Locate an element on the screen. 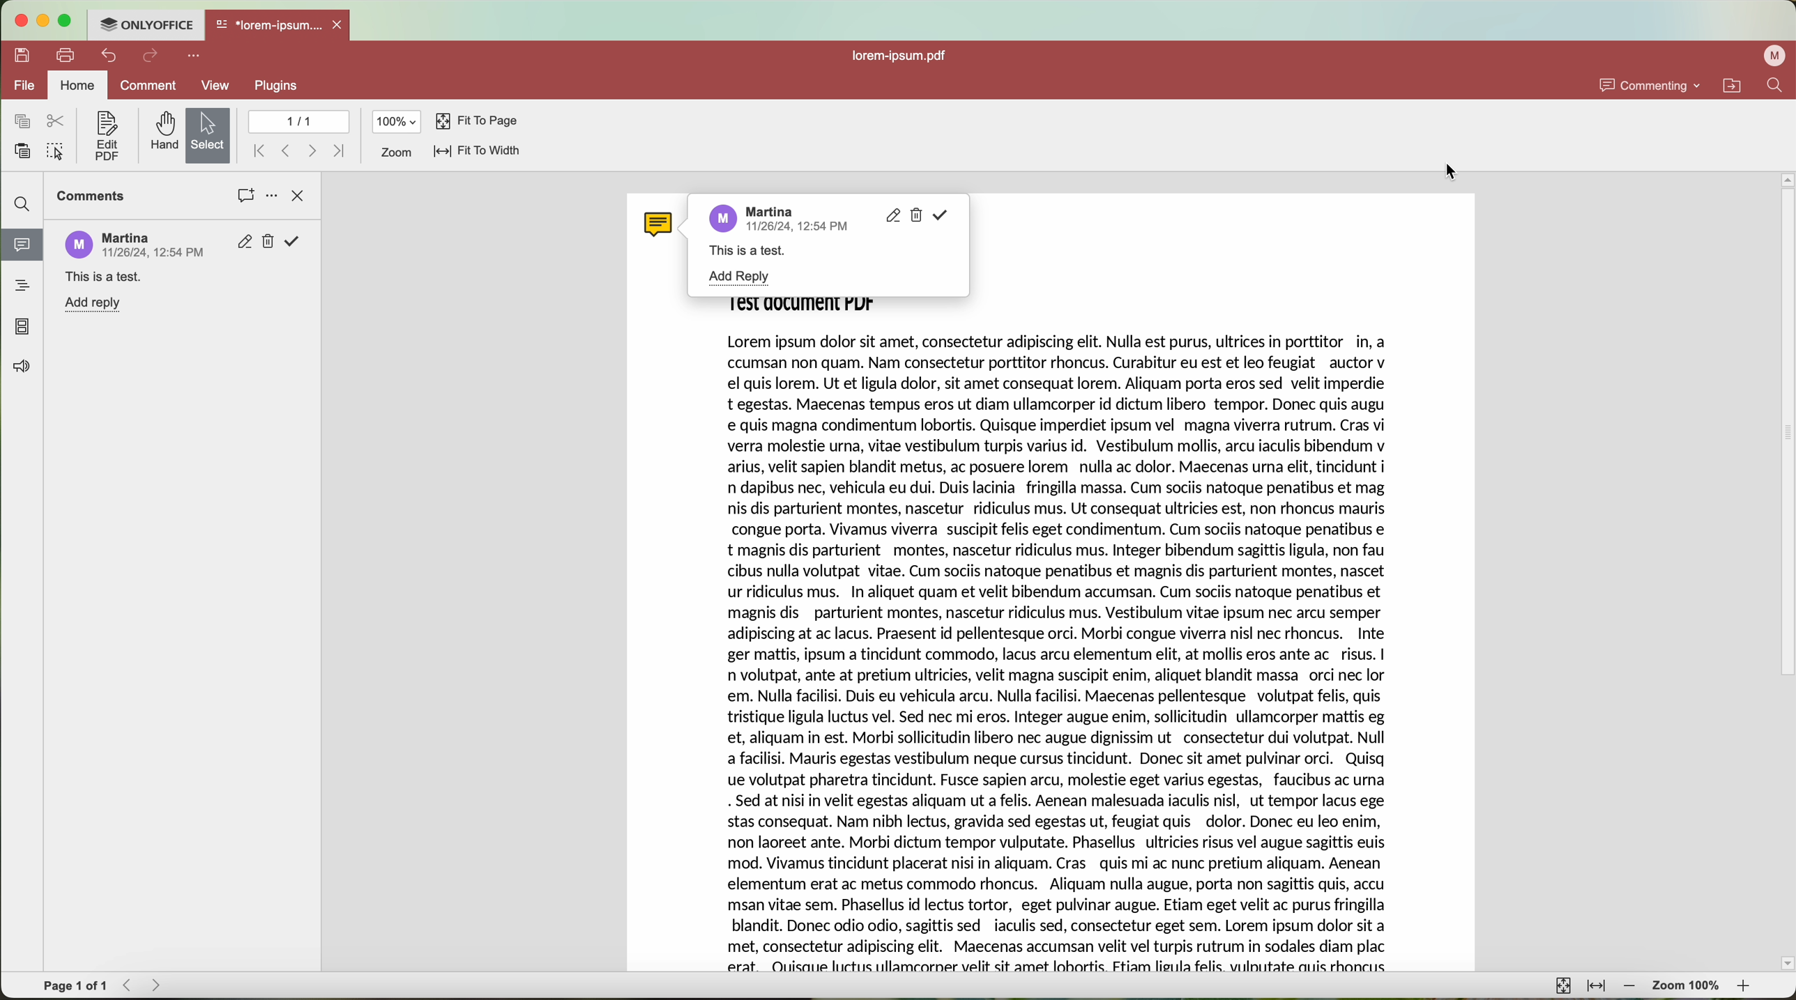  navigate locations is located at coordinates (1737, 85).